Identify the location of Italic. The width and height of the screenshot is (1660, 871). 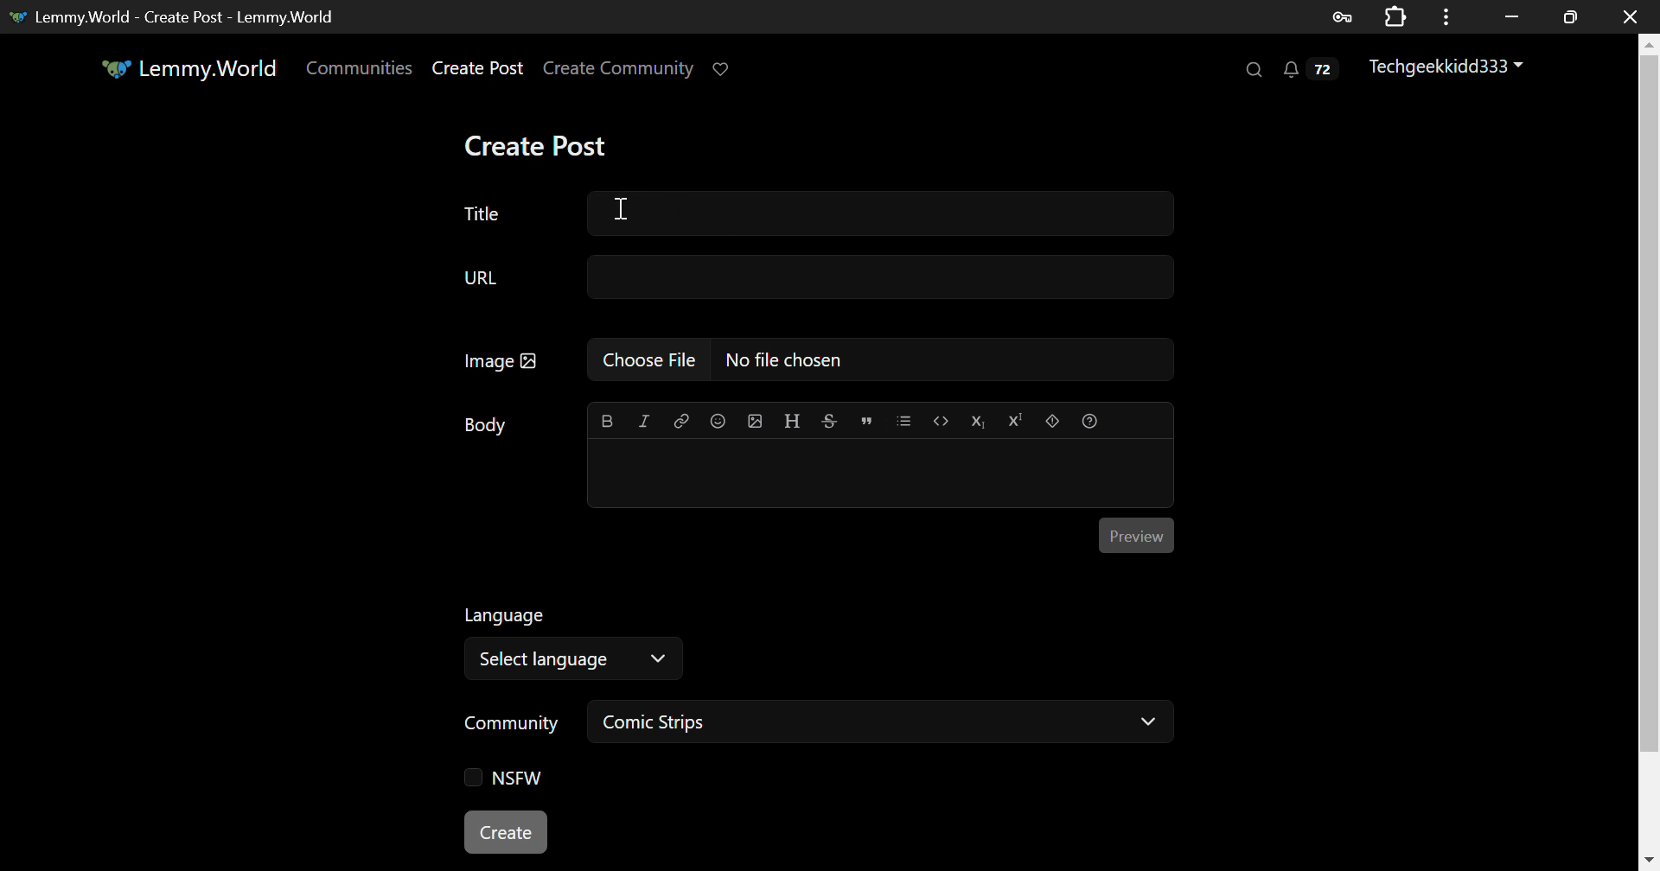
(645, 421).